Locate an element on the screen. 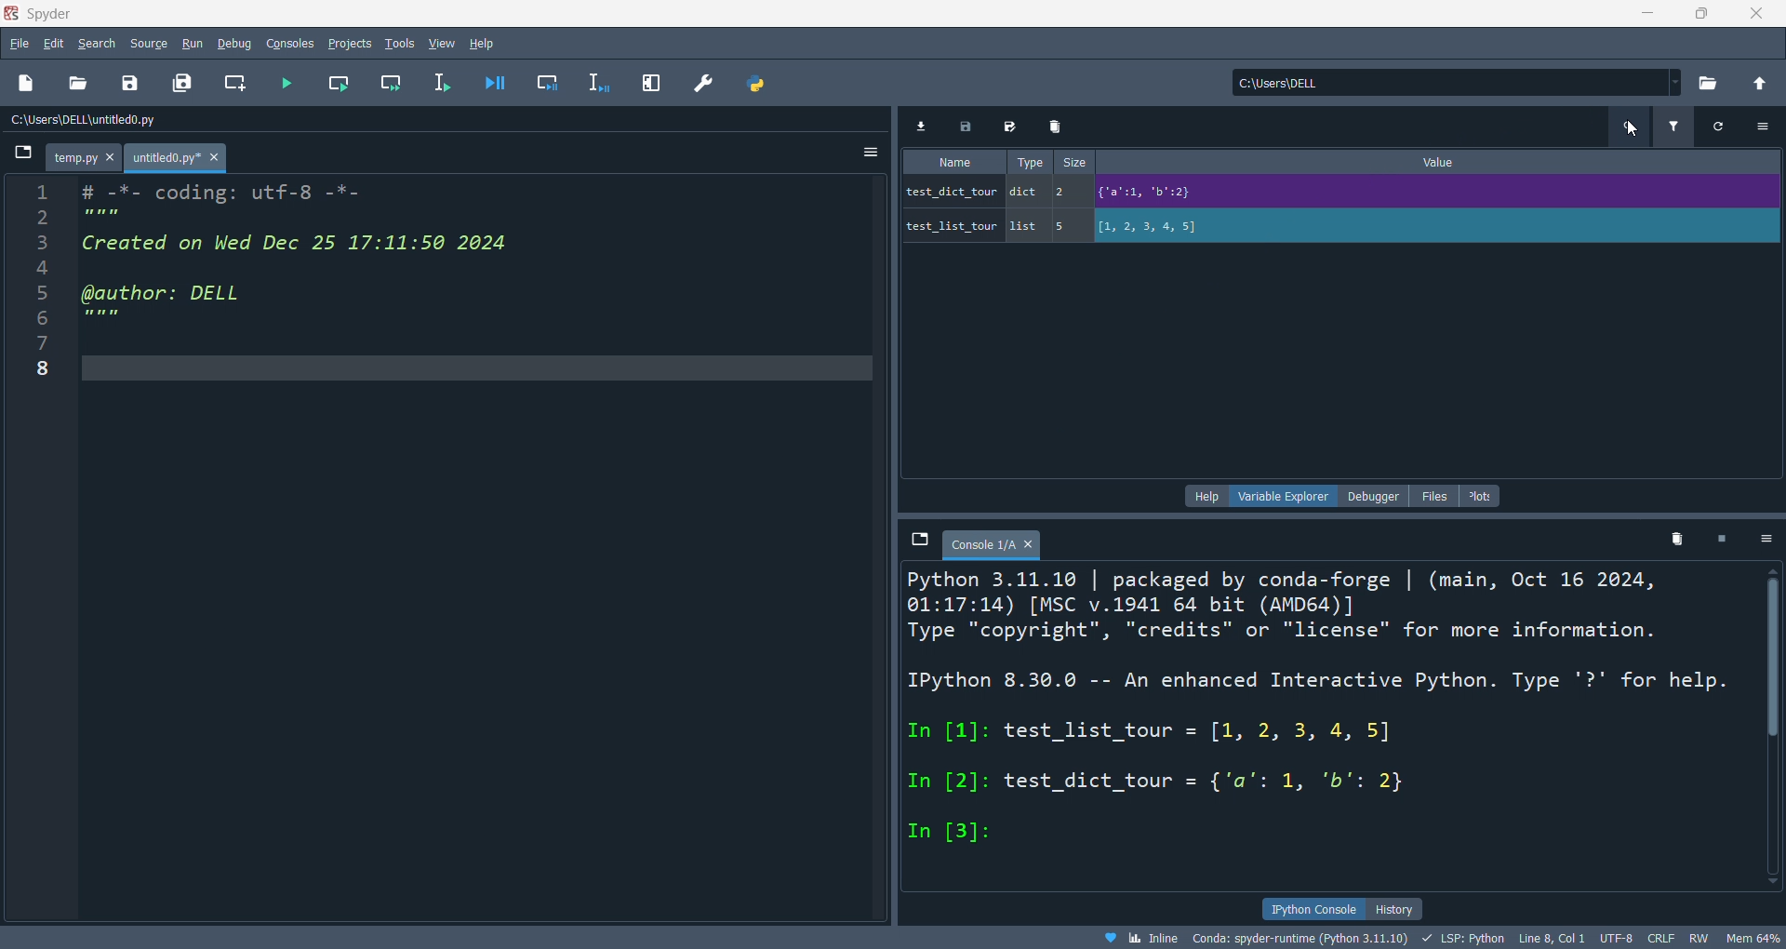  file path is located at coordinates (179, 124).